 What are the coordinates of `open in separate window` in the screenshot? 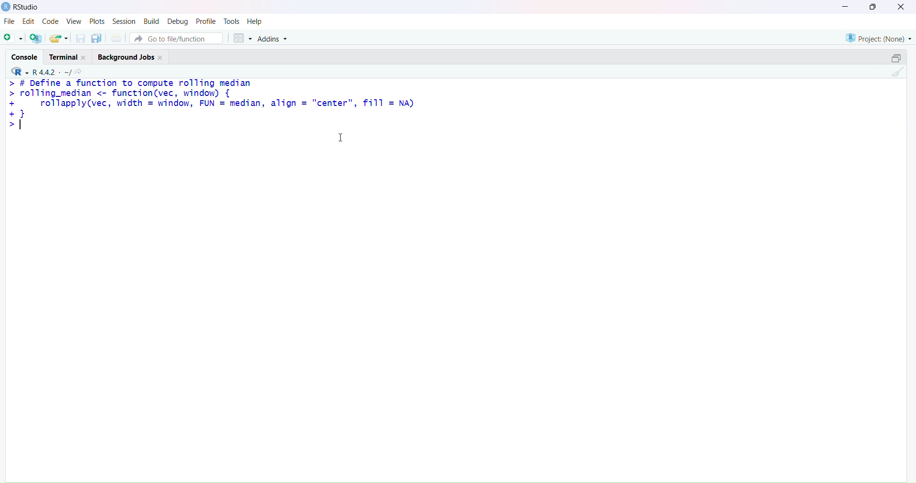 It's located at (896, 58).